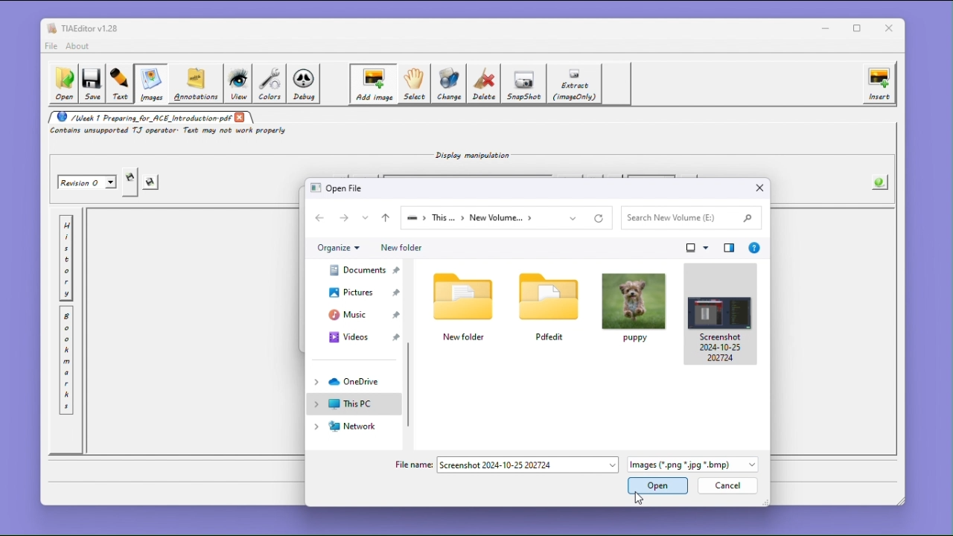  Describe the element at coordinates (372, 84) in the screenshot. I see `Add image` at that location.